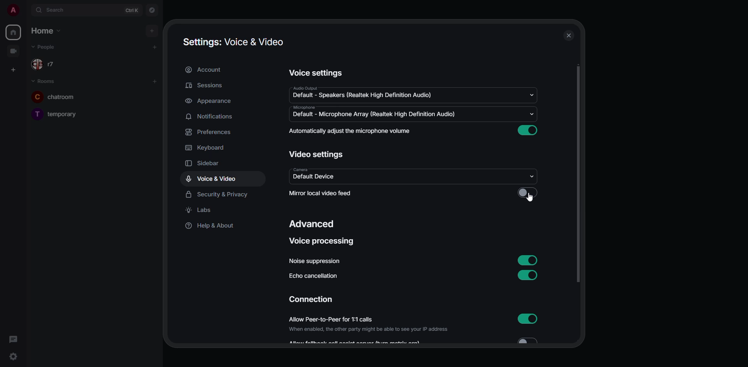 This screenshot has height=367, width=748. What do you see at coordinates (318, 177) in the screenshot?
I see `default` at bounding box center [318, 177].